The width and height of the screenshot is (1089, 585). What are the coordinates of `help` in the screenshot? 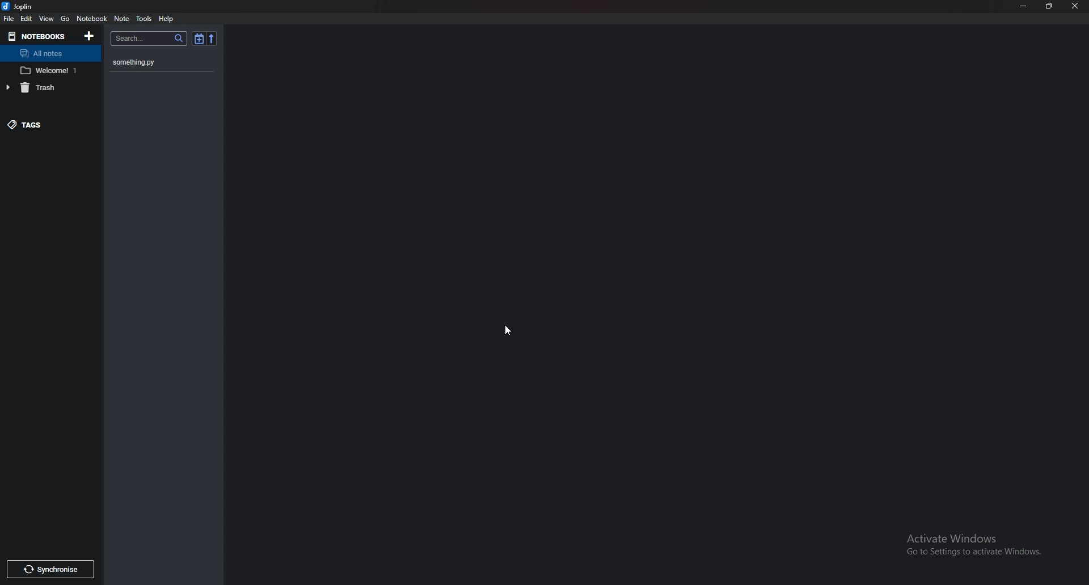 It's located at (167, 18).